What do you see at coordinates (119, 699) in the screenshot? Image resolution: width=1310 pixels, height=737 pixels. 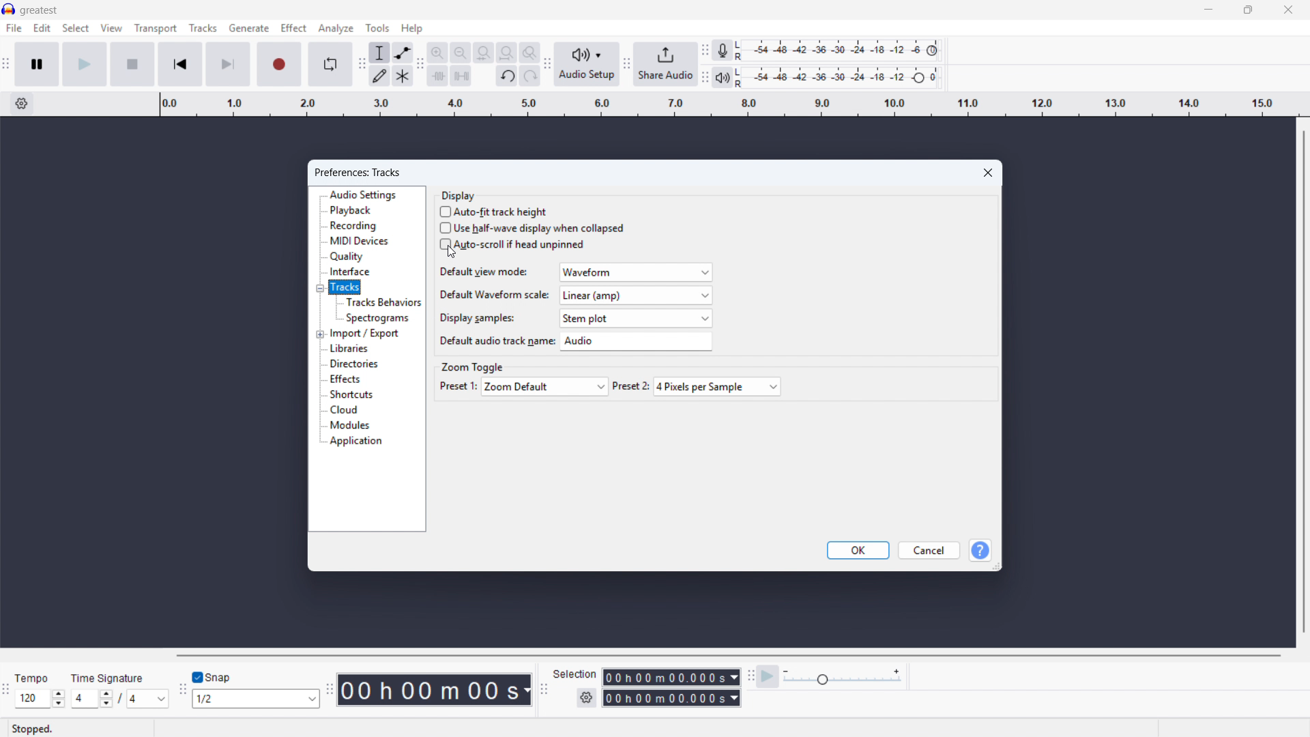 I see `Set time signature ` at bounding box center [119, 699].